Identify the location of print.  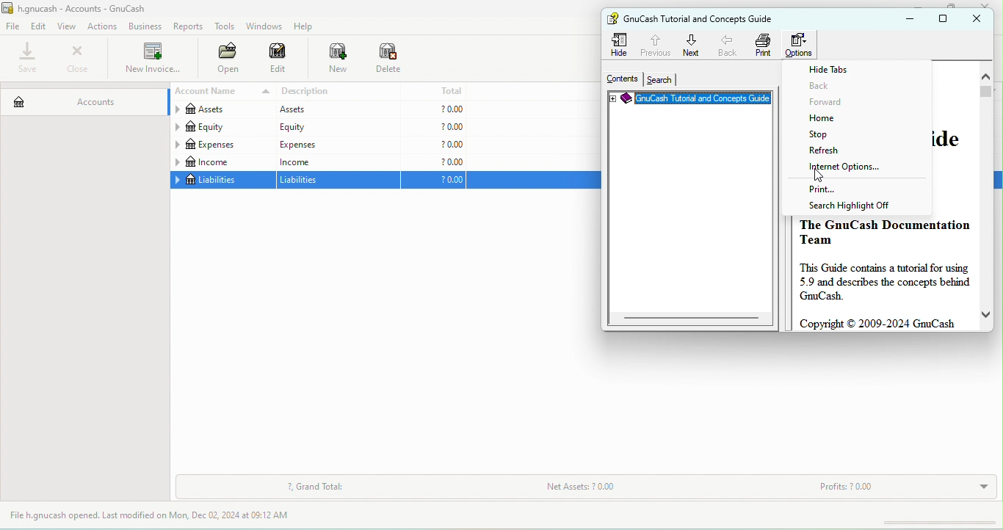
(764, 45).